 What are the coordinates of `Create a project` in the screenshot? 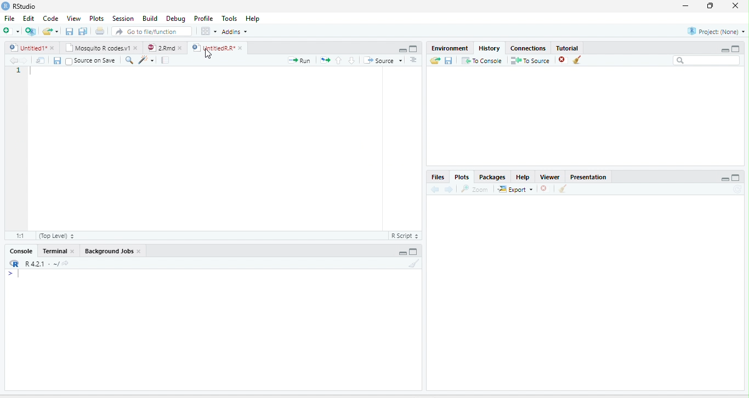 It's located at (30, 31).